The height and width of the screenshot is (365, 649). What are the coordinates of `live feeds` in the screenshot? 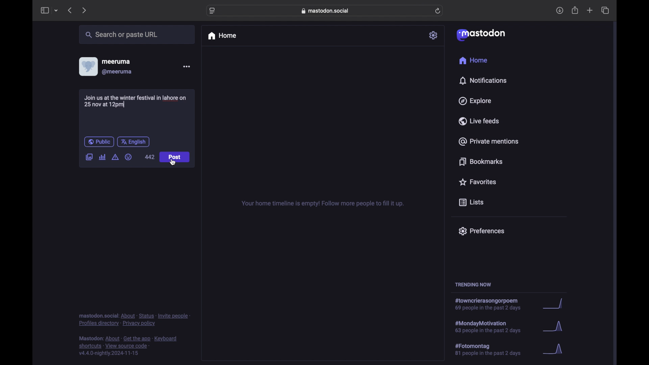 It's located at (479, 121).